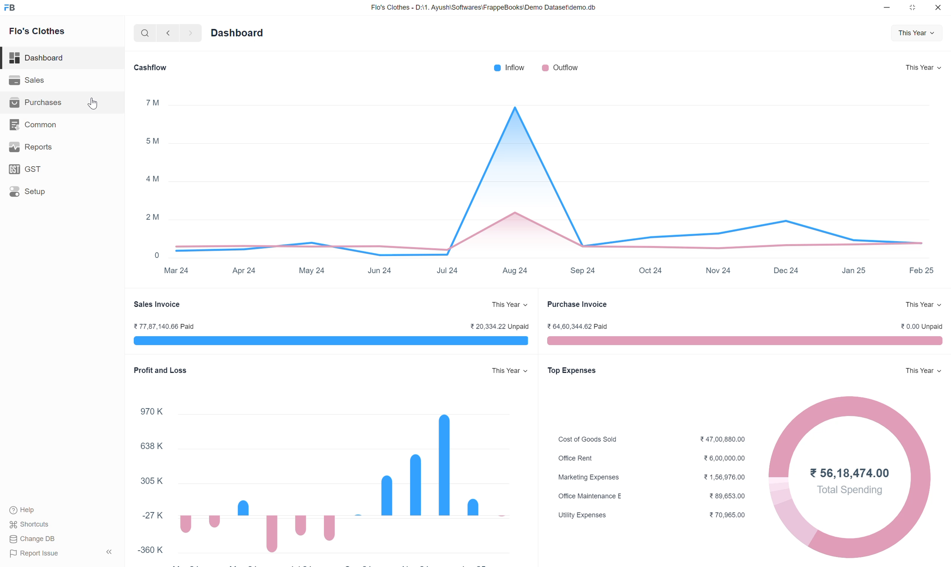 The width and height of the screenshot is (951, 567). What do you see at coordinates (34, 539) in the screenshot?
I see `Change DB` at bounding box center [34, 539].